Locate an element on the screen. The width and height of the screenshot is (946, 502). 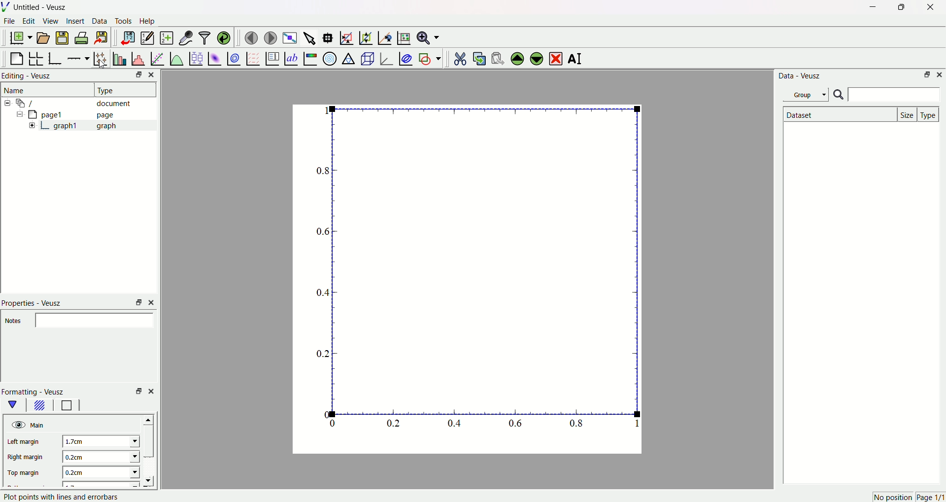
copy the widgets is located at coordinates (479, 57).